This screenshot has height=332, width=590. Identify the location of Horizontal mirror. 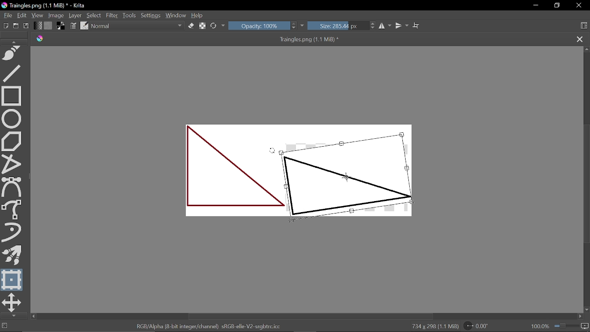
(385, 26).